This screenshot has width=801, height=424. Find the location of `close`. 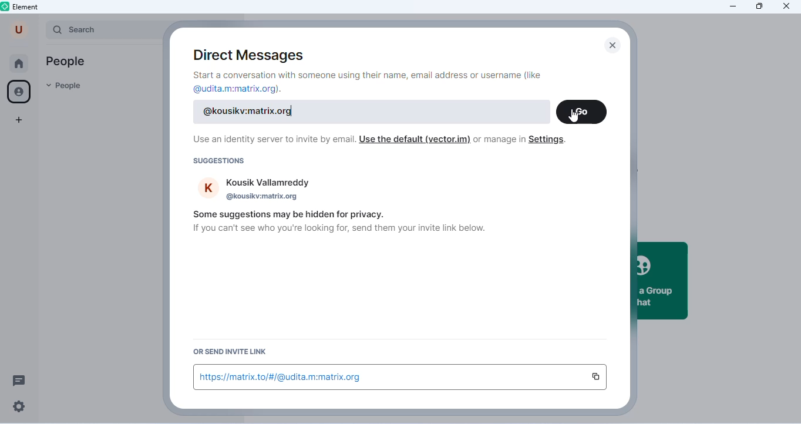

close is located at coordinates (786, 6).